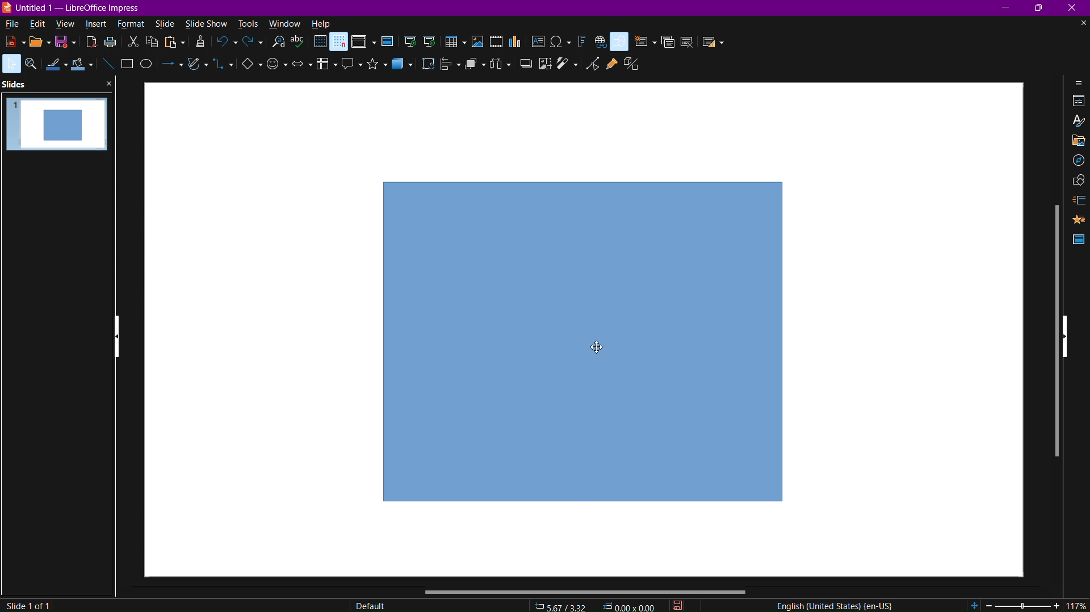 The image size is (1090, 612). Describe the element at coordinates (90, 44) in the screenshot. I see `export as pdf` at that location.